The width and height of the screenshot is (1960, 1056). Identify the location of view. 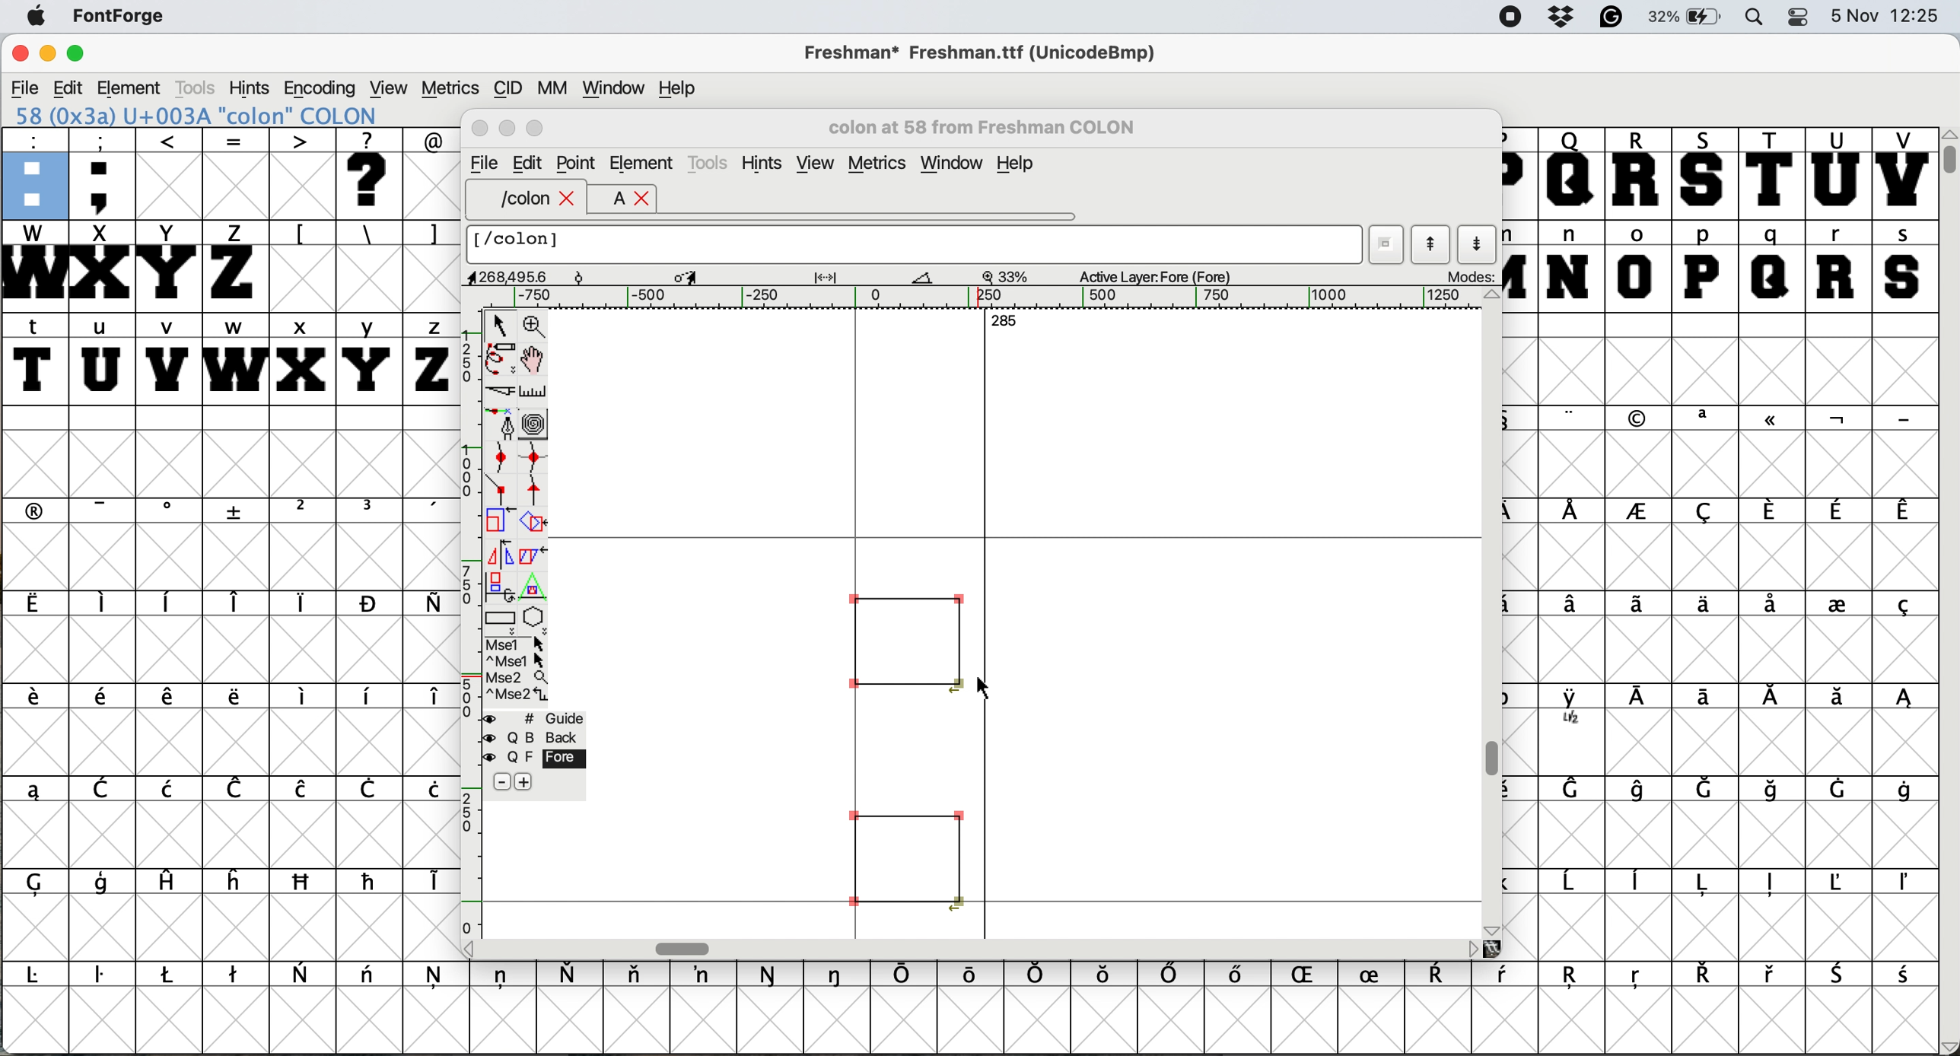
(391, 87).